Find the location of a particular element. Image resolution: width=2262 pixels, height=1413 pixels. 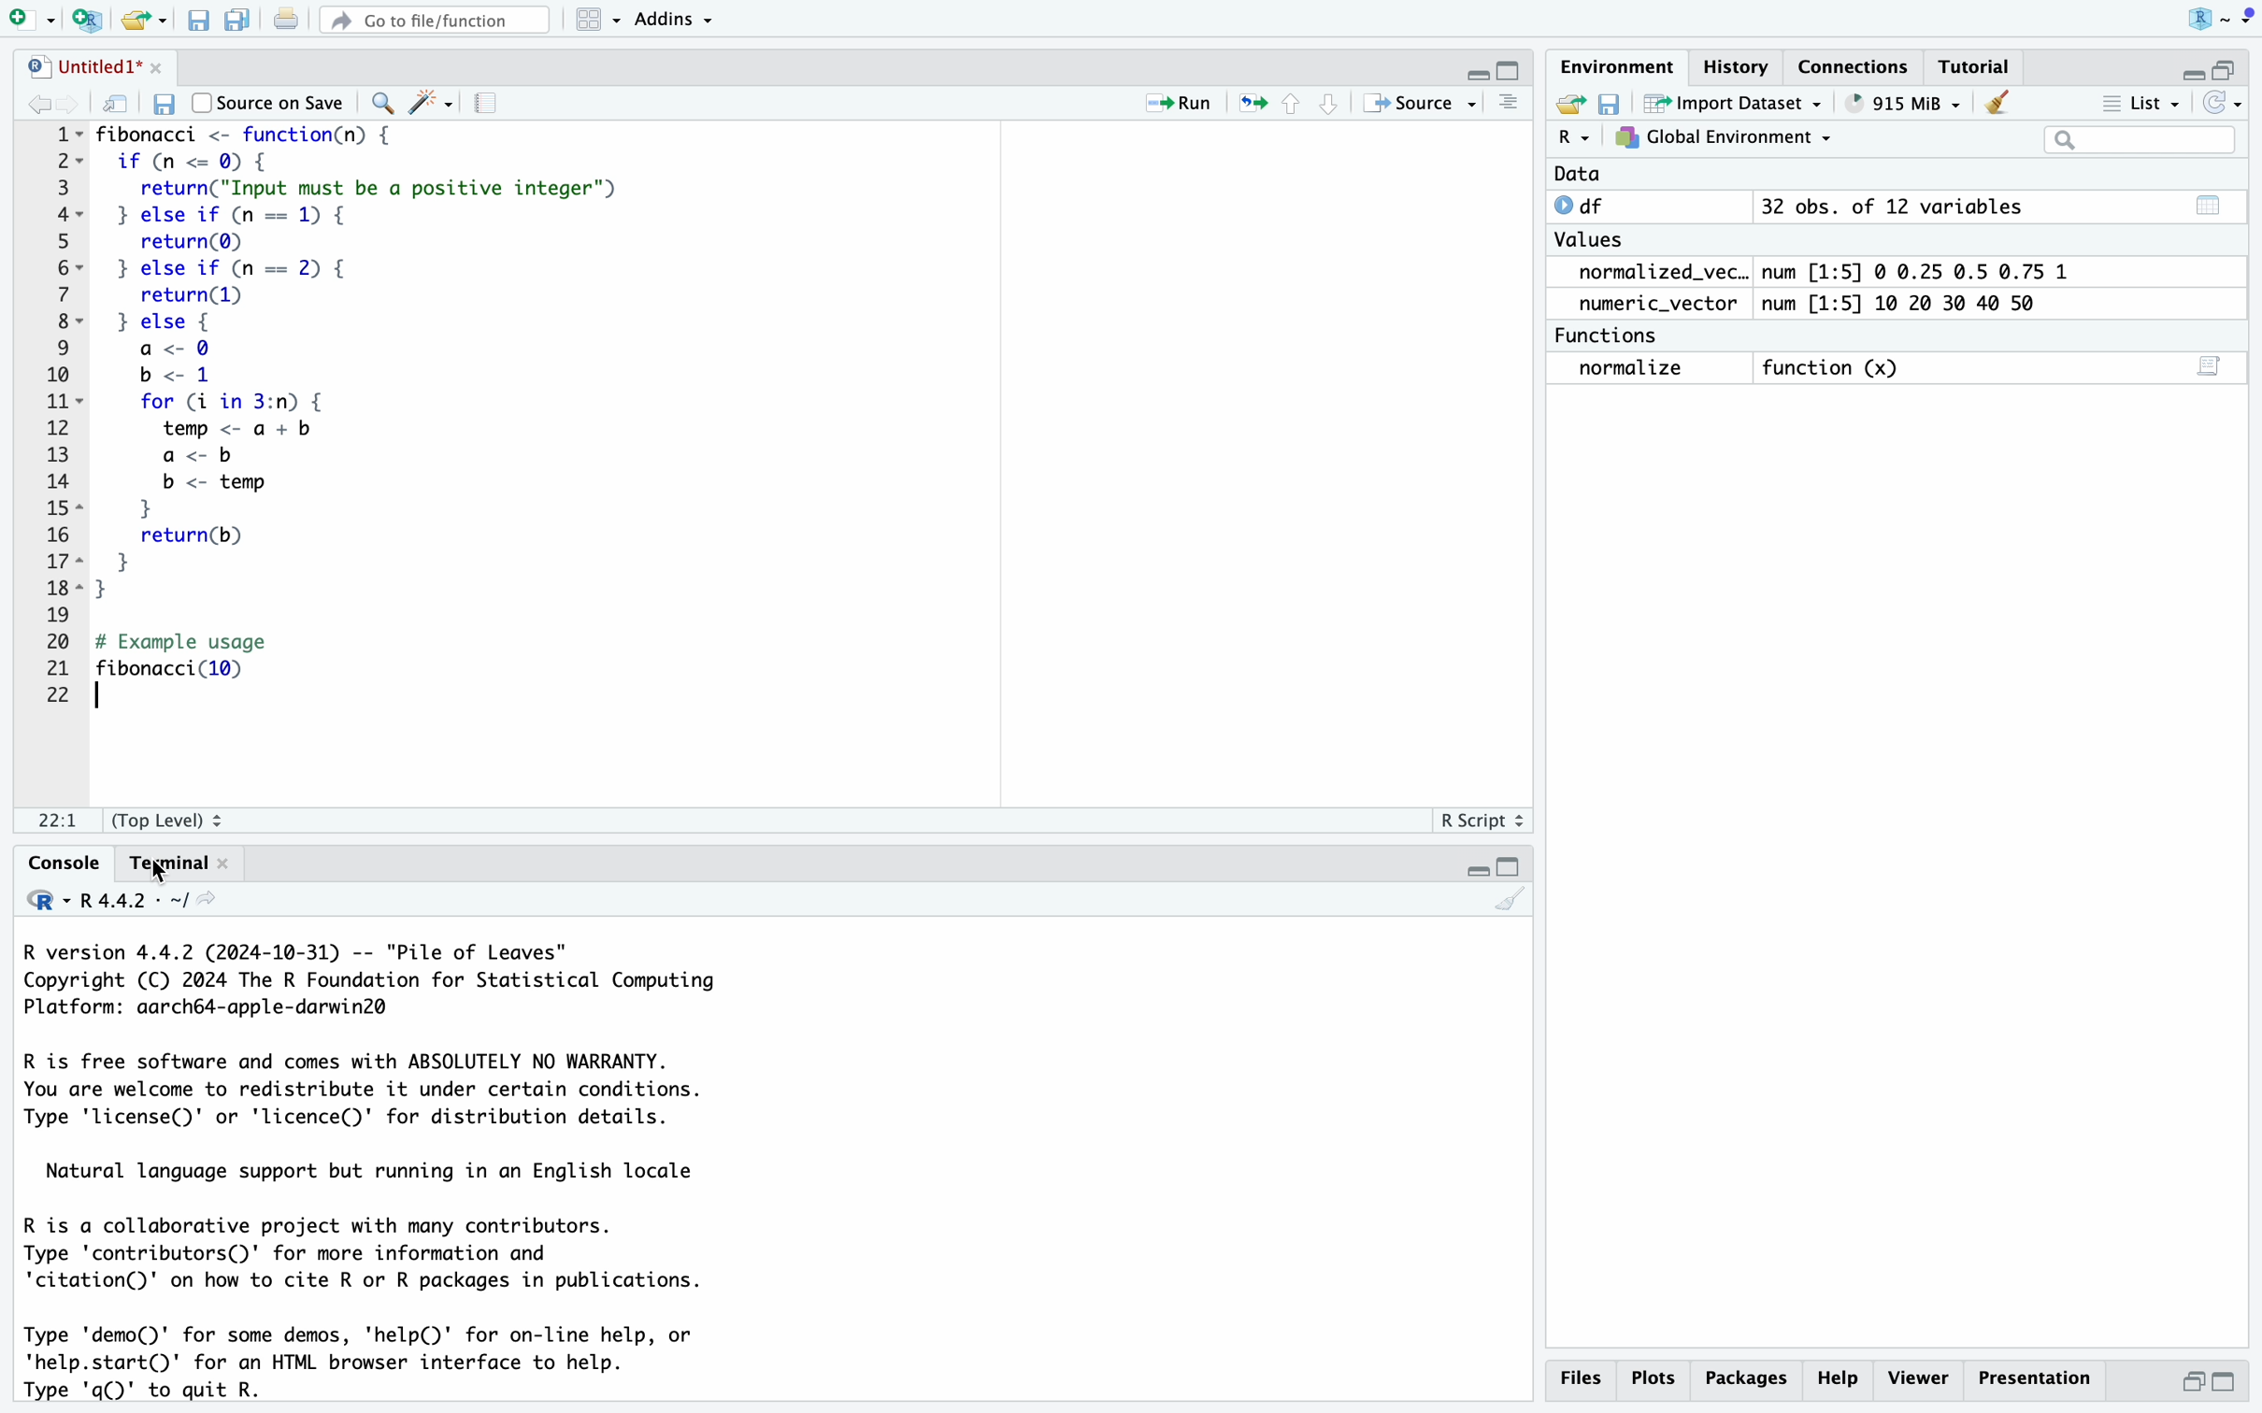

minimize is located at coordinates (2187, 67).